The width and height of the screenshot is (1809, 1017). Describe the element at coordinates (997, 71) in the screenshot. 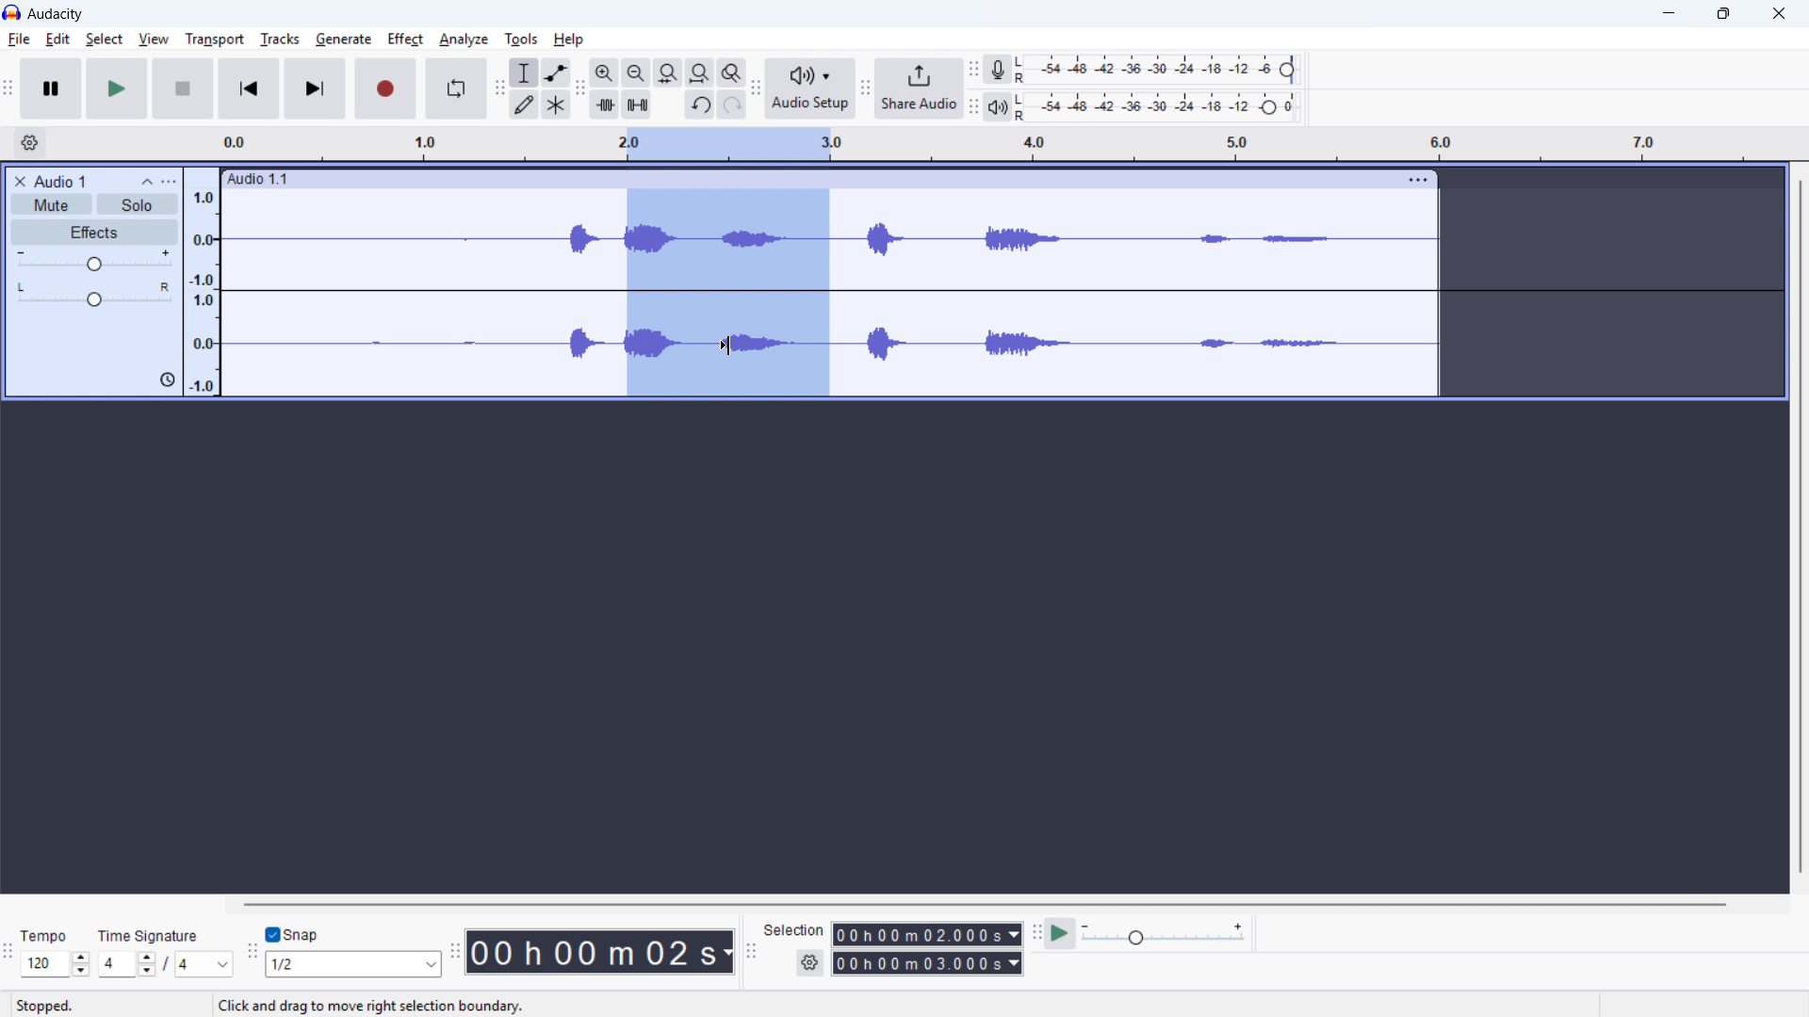

I see `Recording metre` at that location.